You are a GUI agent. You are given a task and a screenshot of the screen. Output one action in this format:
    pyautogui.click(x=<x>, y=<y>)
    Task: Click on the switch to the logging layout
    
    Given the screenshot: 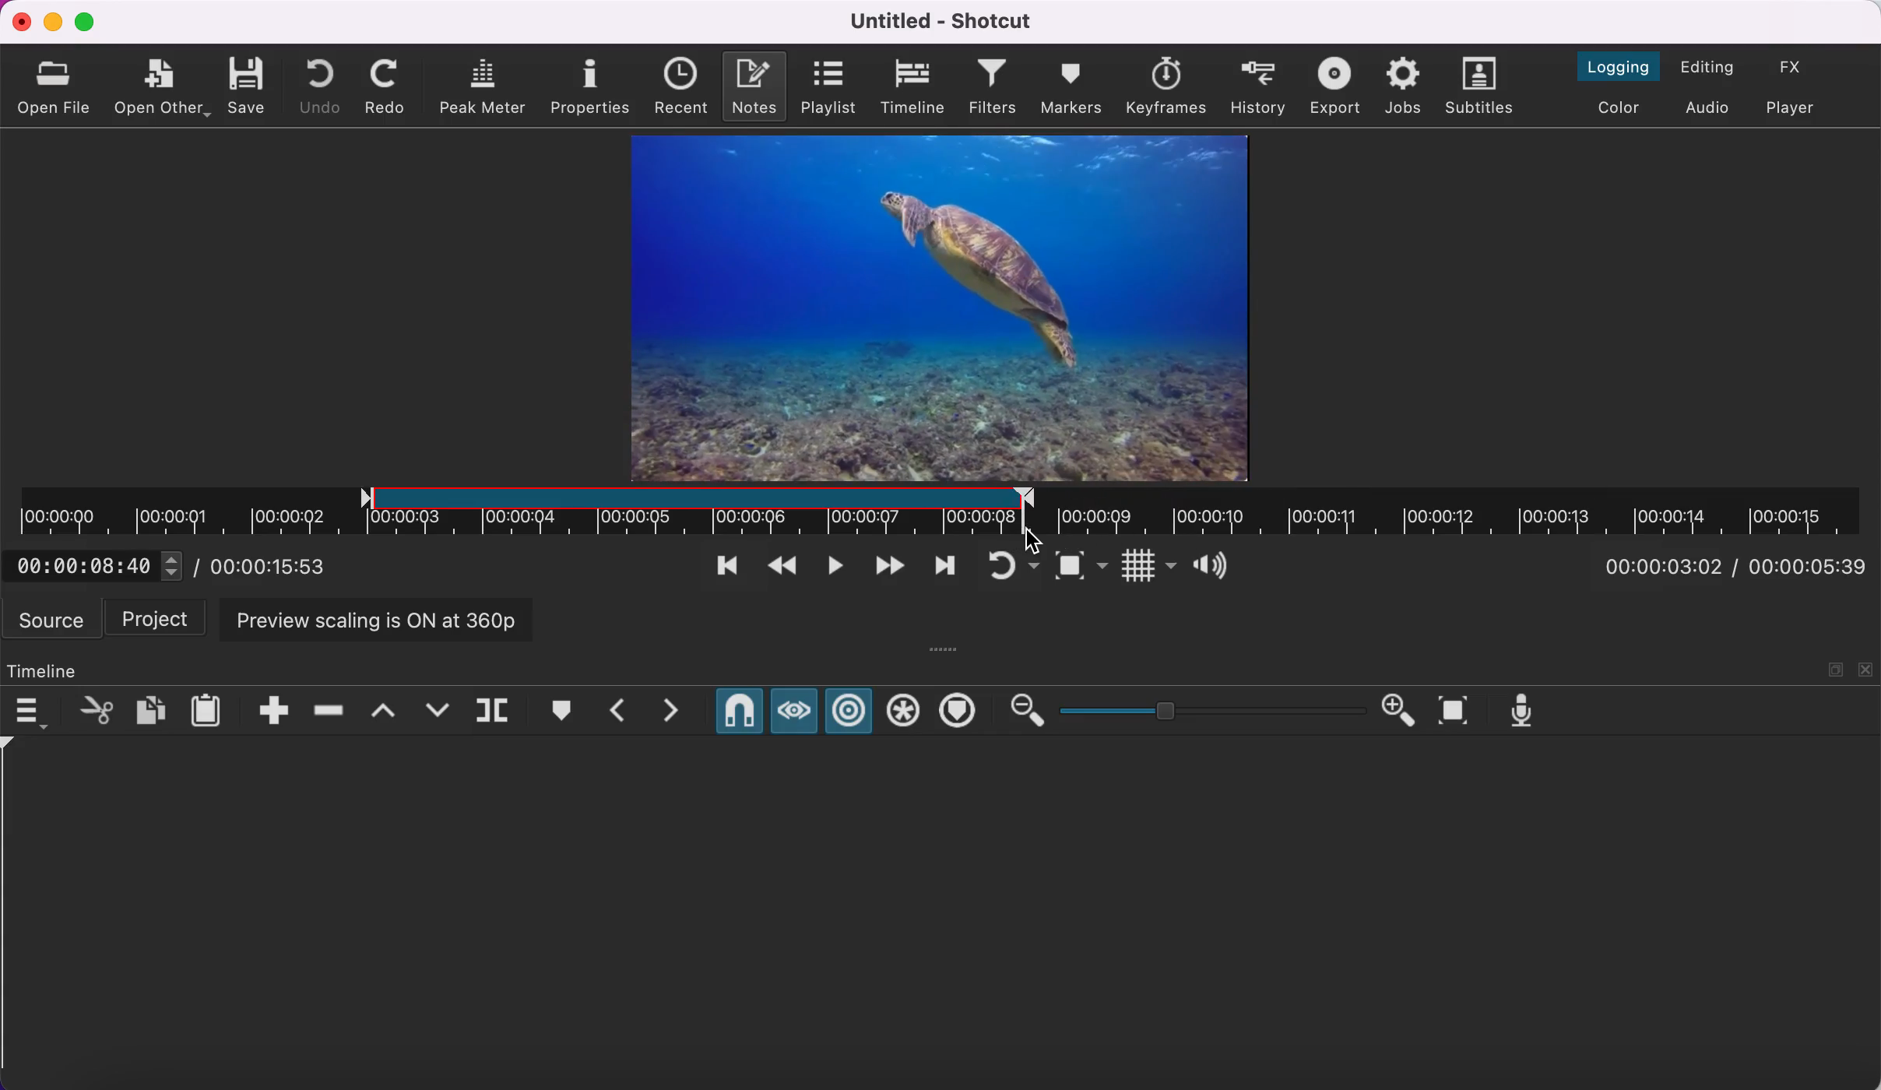 What is the action you would take?
    pyautogui.click(x=1623, y=66)
    